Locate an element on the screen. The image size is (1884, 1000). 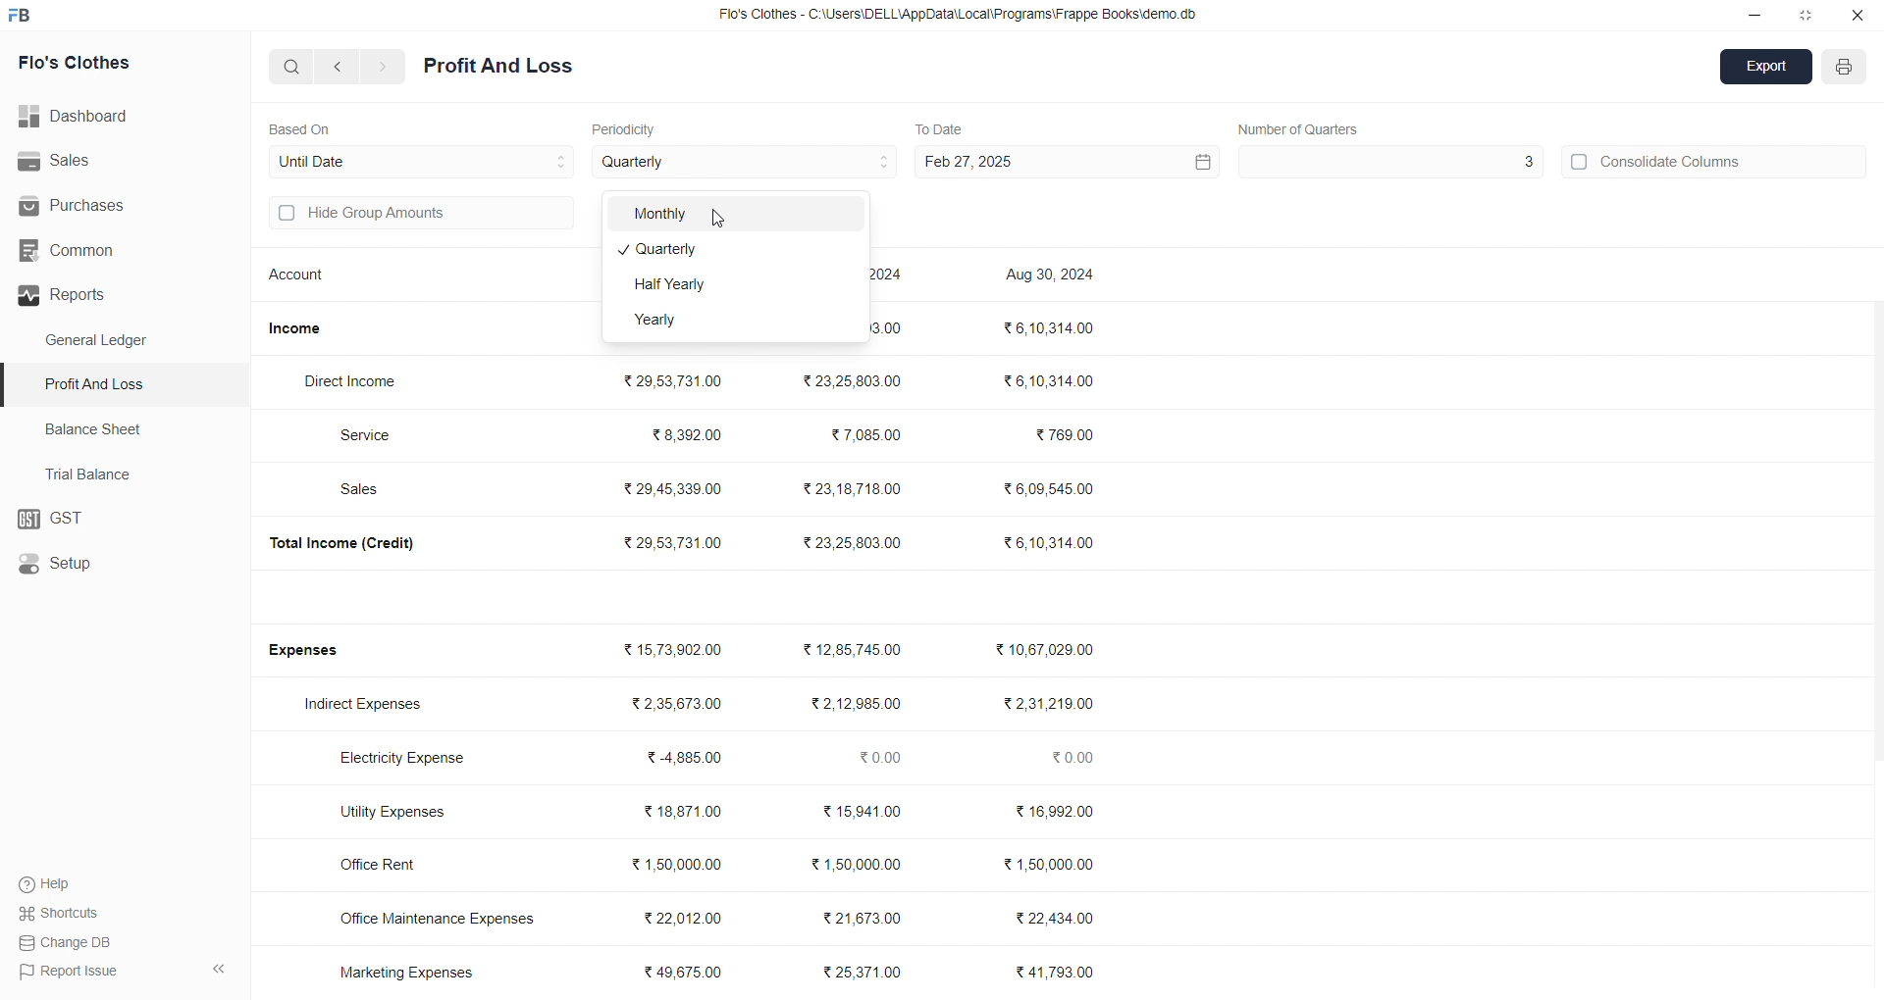
navigate backward is located at coordinates (340, 66).